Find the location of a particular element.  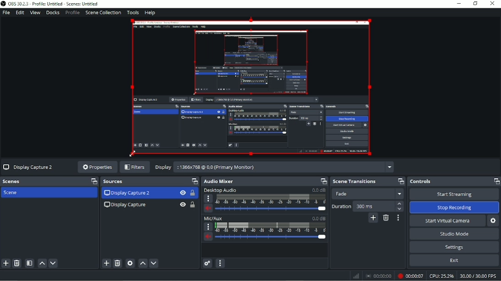

Remove selected scene is located at coordinates (17, 264).